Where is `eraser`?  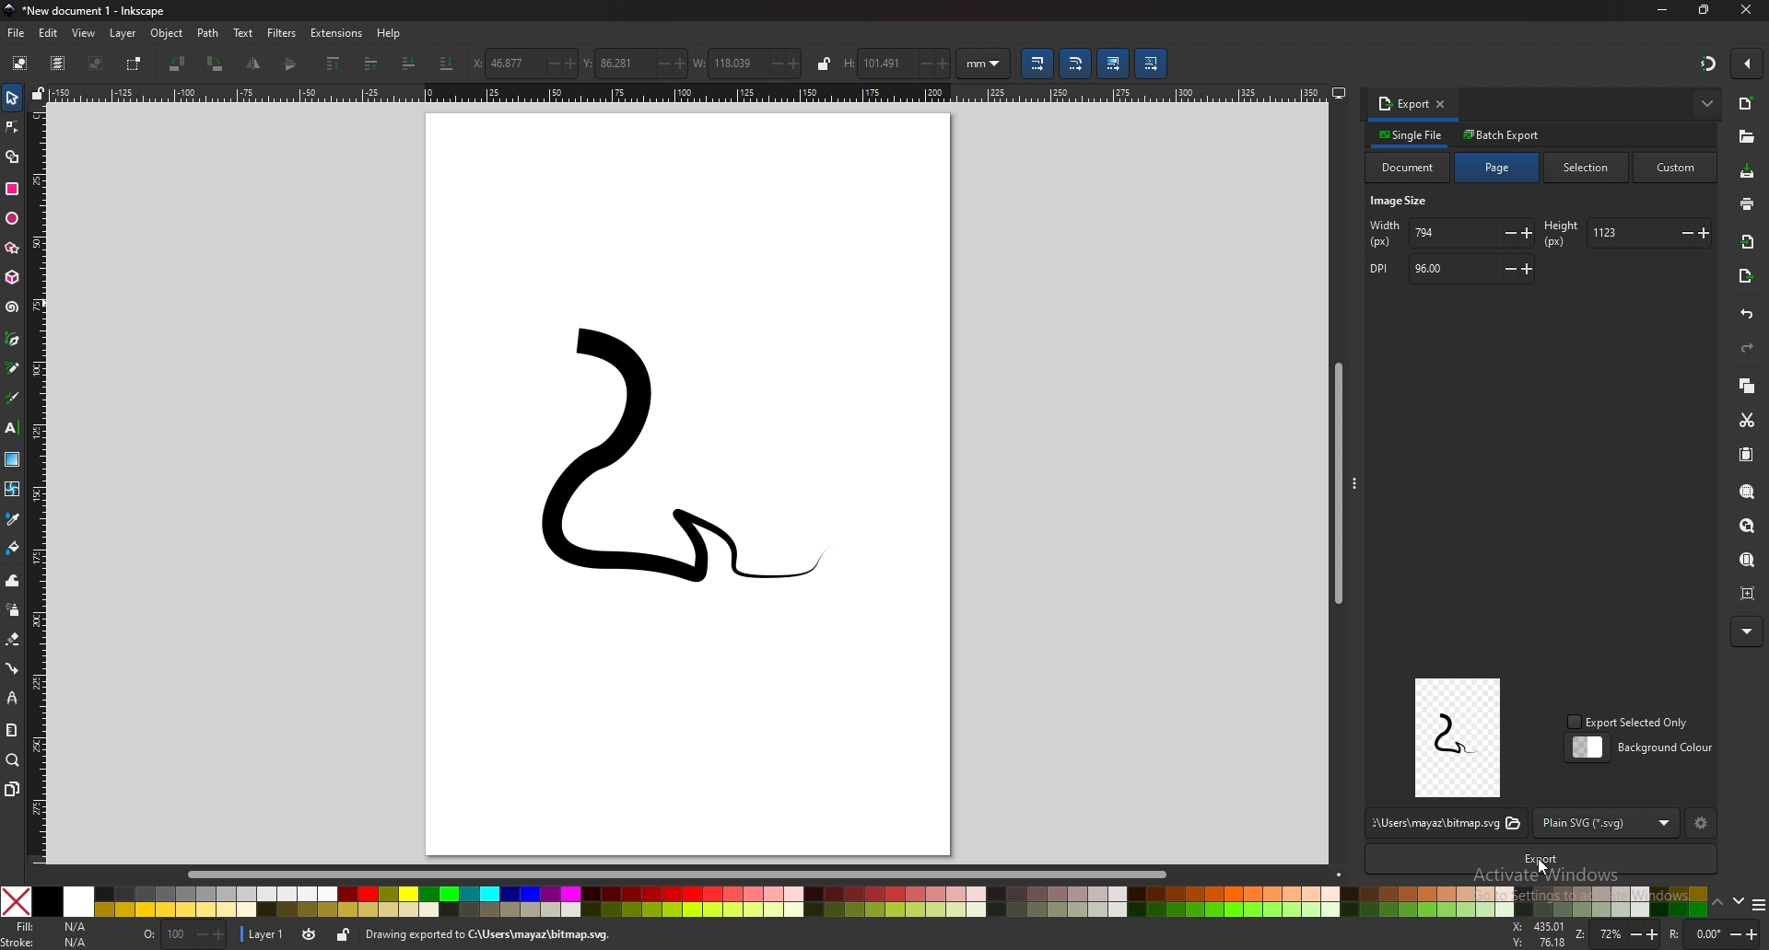
eraser is located at coordinates (13, 640).